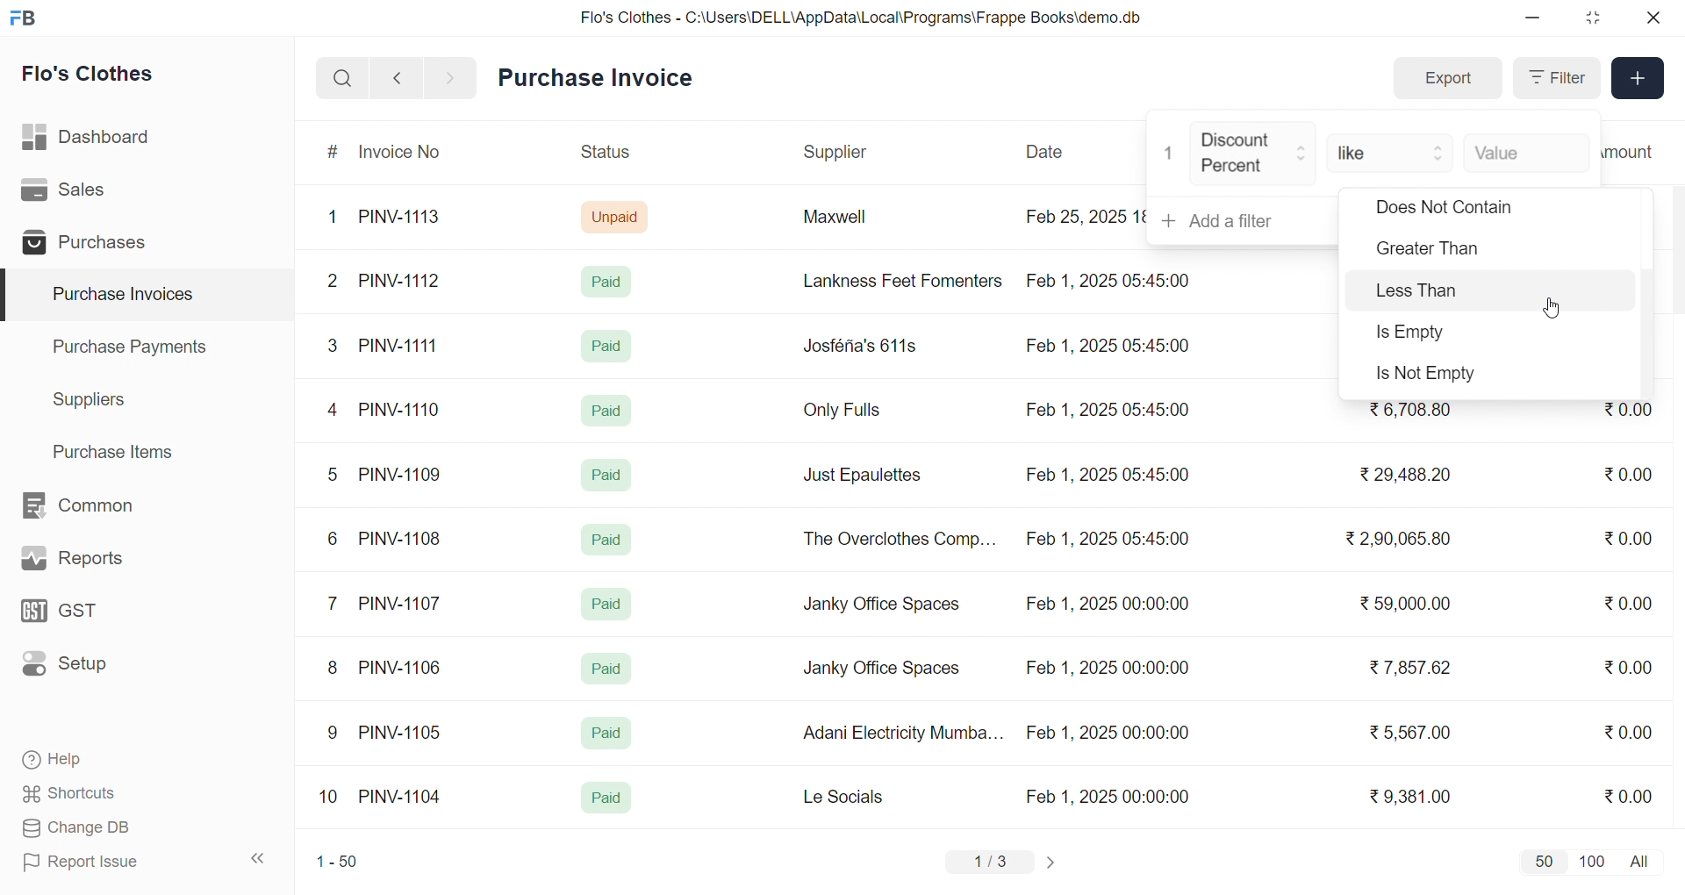 This screenshot has height=895, width=1685. What do you see at coordinates (606, 798) in the screenshot?
I see `Paid` at bounding box center [606, 798].